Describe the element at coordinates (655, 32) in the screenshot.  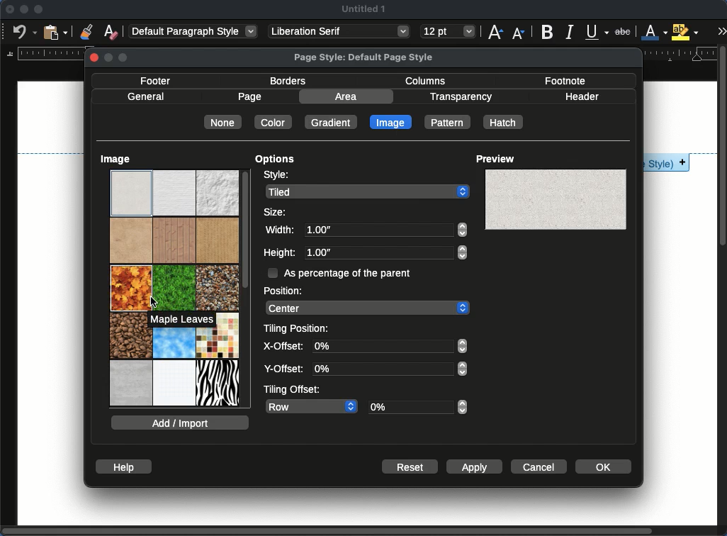
I see `text color` at that location.